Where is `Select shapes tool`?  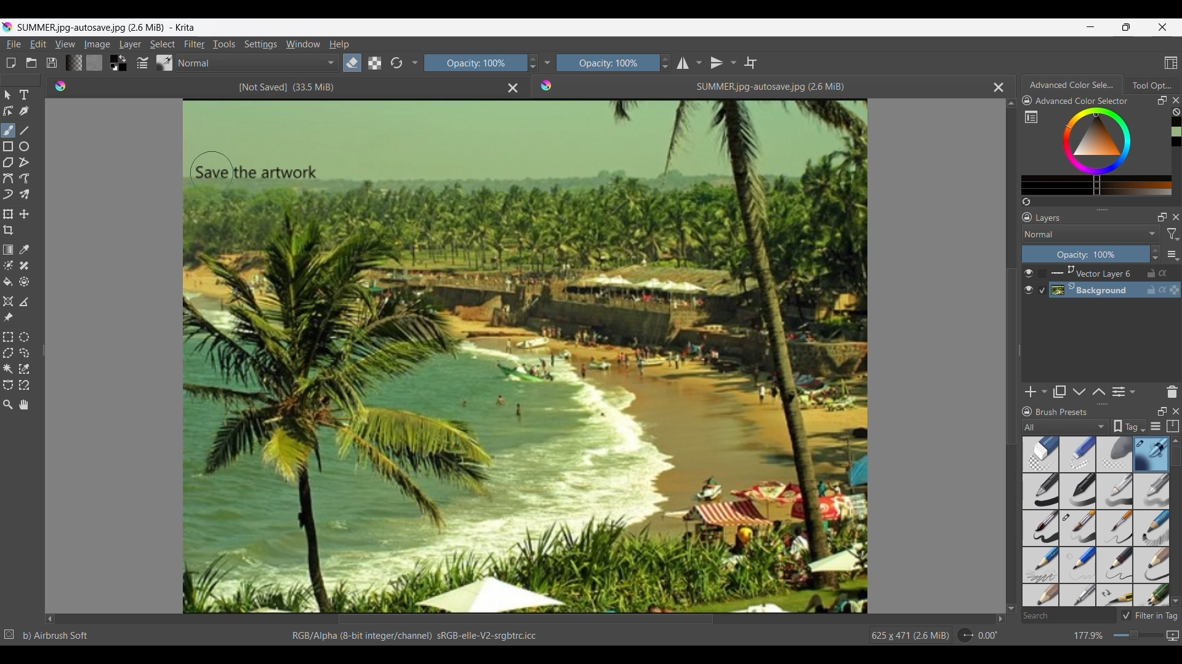
Select shapes tool is located at coordinates (7, 95).